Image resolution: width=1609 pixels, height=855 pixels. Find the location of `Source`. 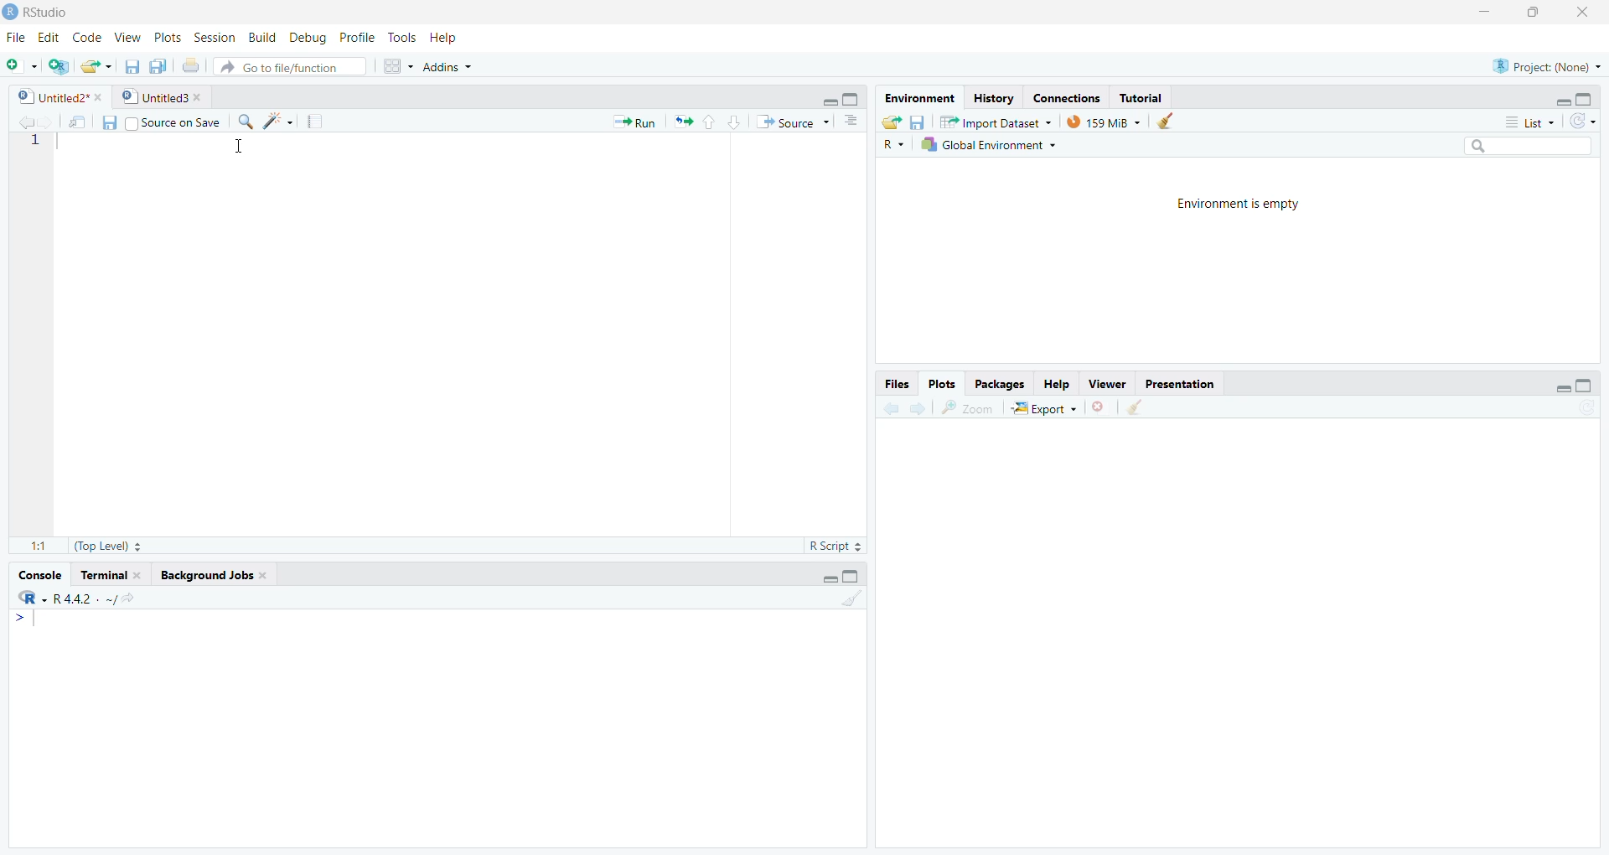

Source is located at coordinates (791, 124).